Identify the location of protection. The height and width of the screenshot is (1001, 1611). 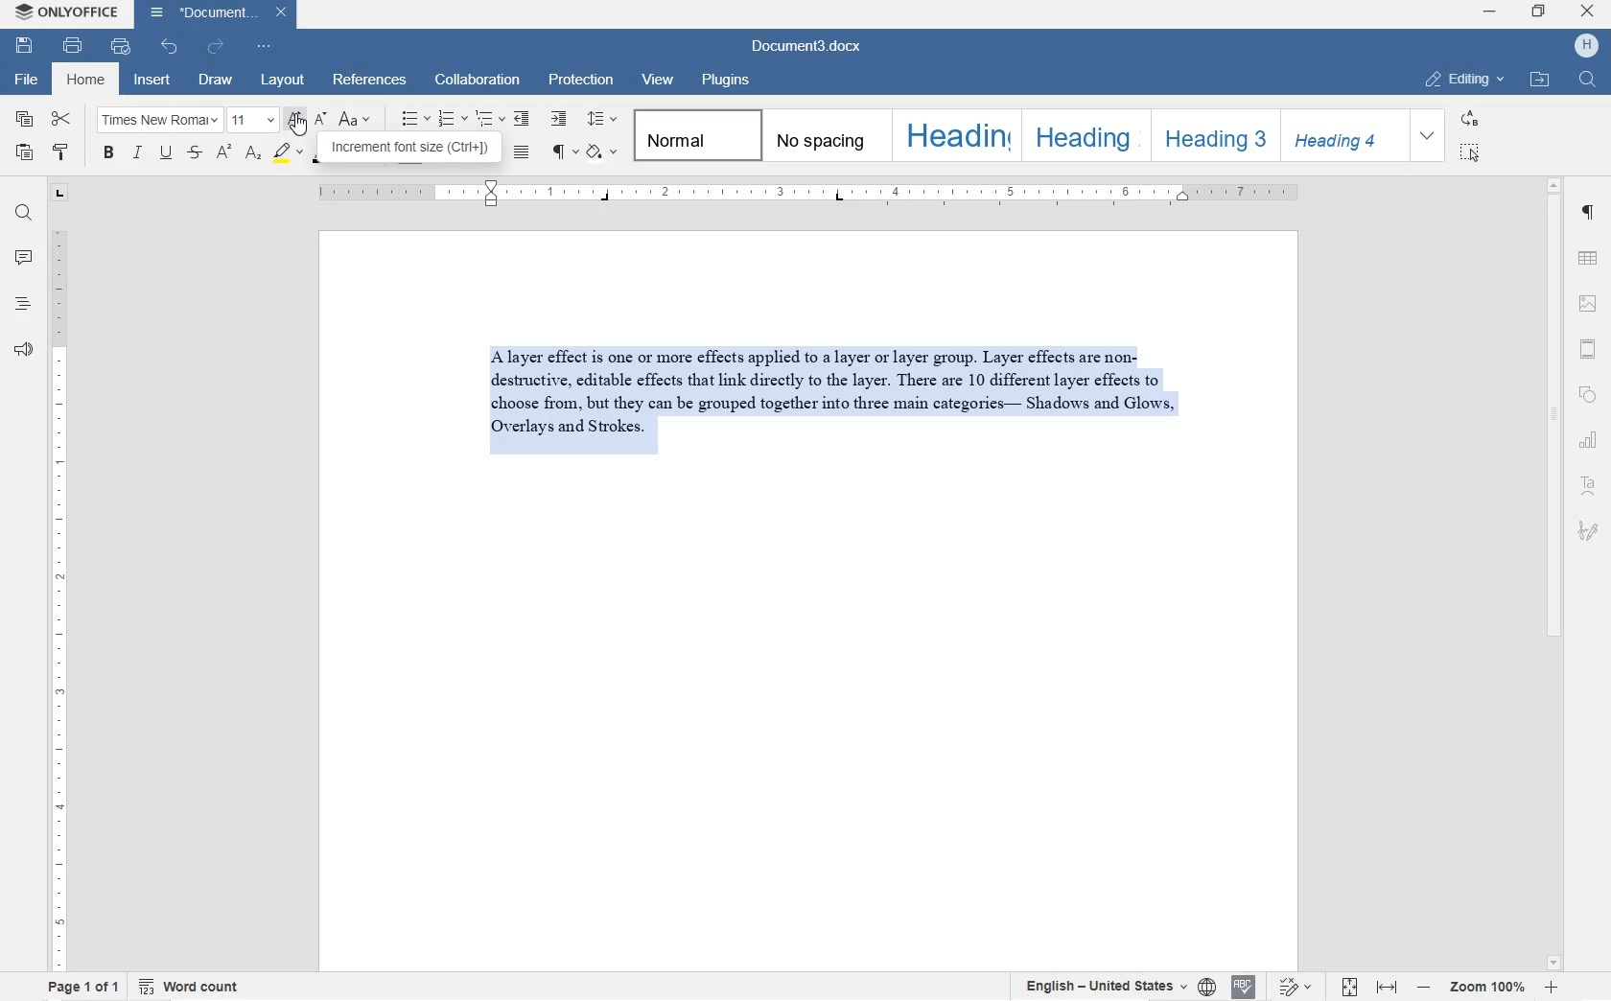
(581, 79).